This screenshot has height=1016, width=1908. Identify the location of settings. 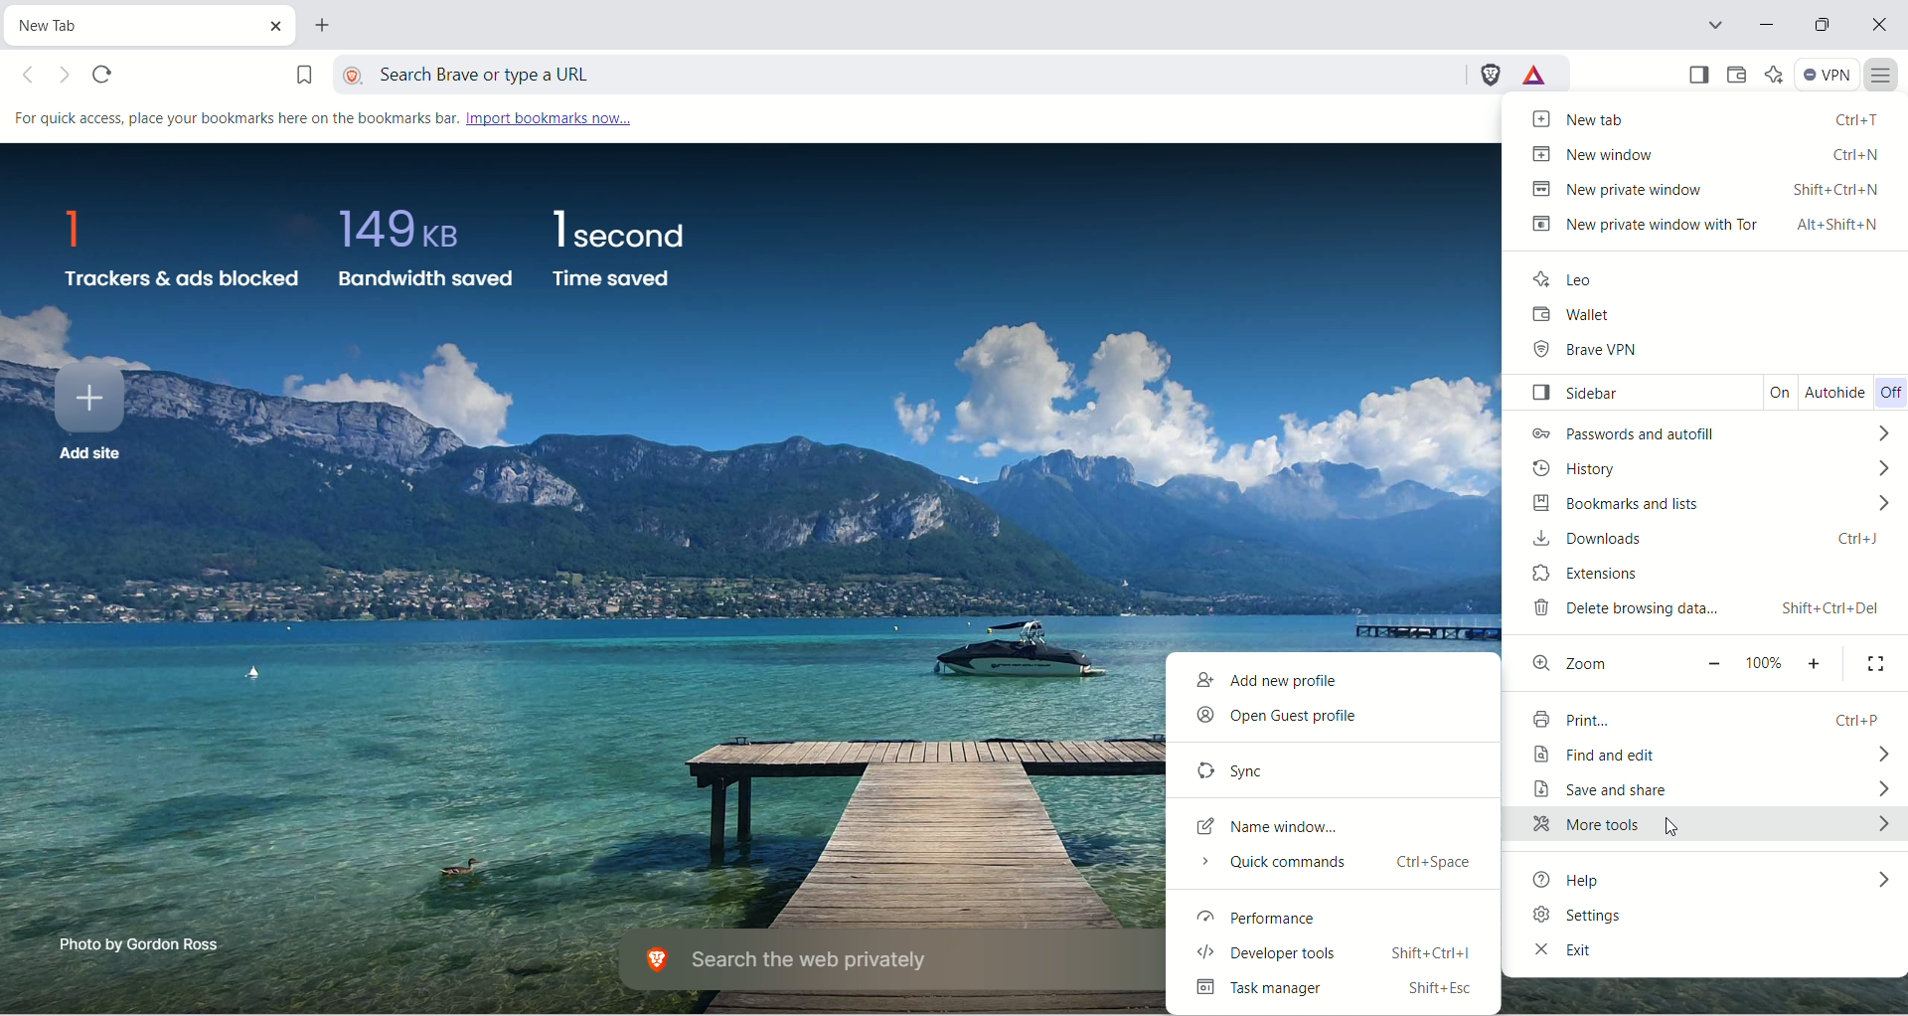
(1706, 919).